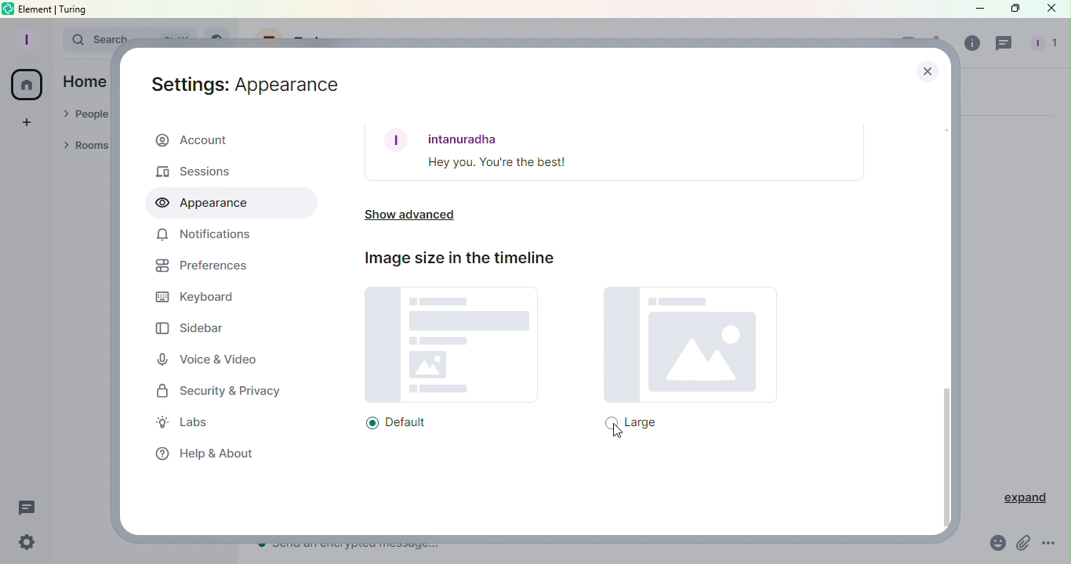 This screenshot has width=1071, height=564. Describe the element at coordinates (85, 81) in the screenshot. I see `Home` at that location.